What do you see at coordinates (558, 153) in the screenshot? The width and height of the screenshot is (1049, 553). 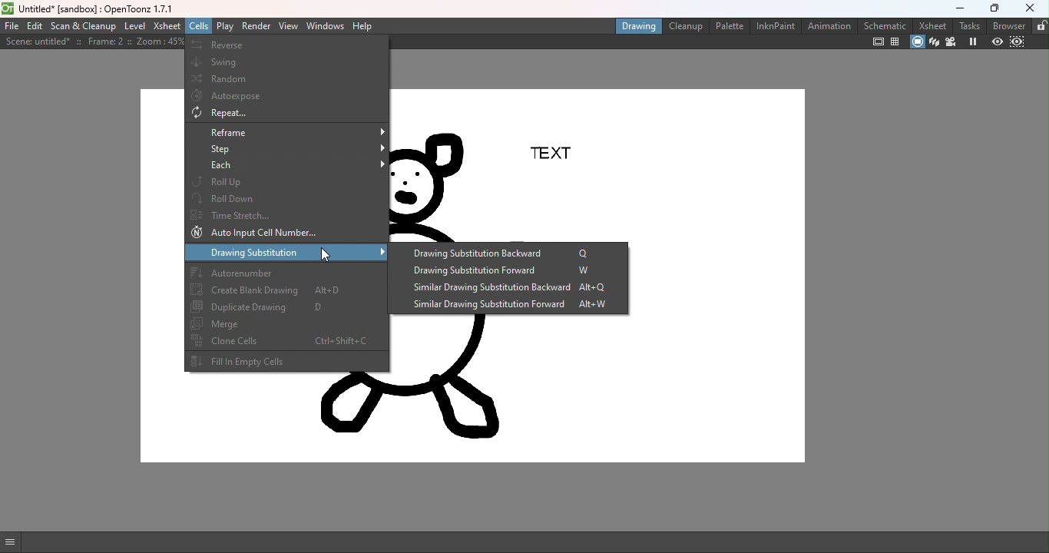 I see `TEXT` at bounding box center [558, 153].